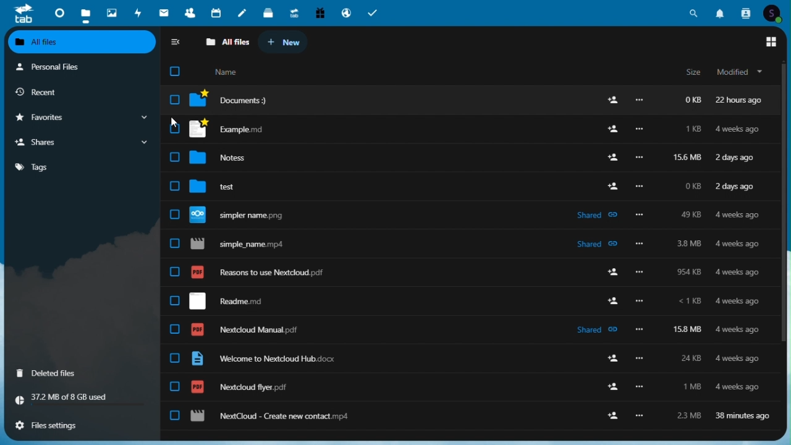  I want to click on size, so click(692, 73).